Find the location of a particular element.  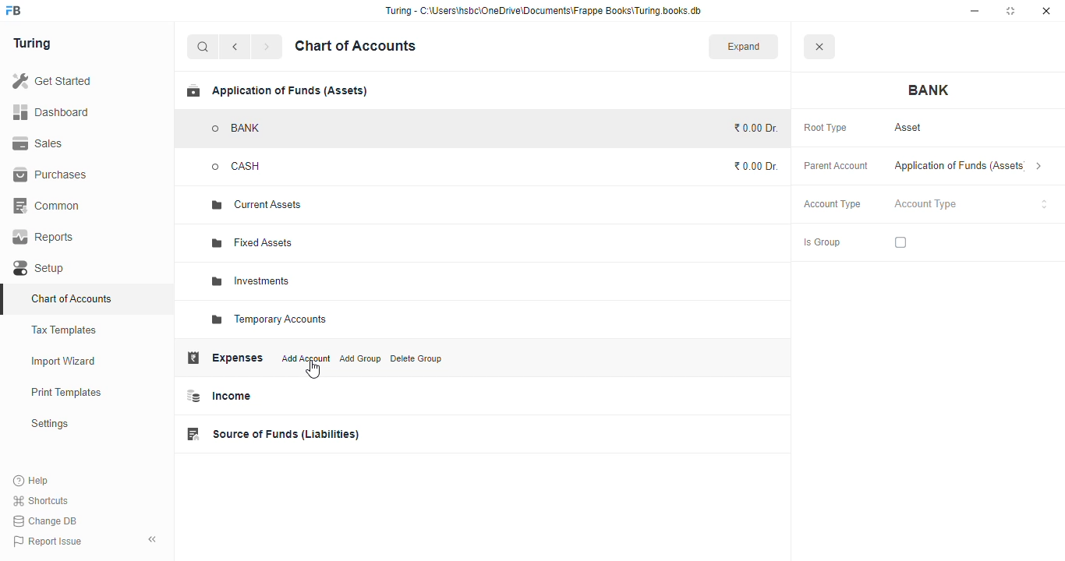

asset is located at coordinates (909, 128).